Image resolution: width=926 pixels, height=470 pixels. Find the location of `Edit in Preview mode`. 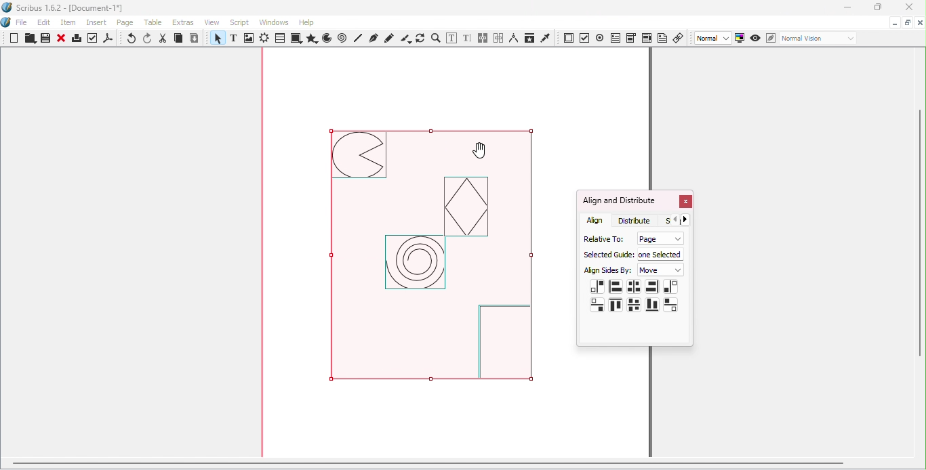

Edit in Preview mode is located at coordinates (770, 37).